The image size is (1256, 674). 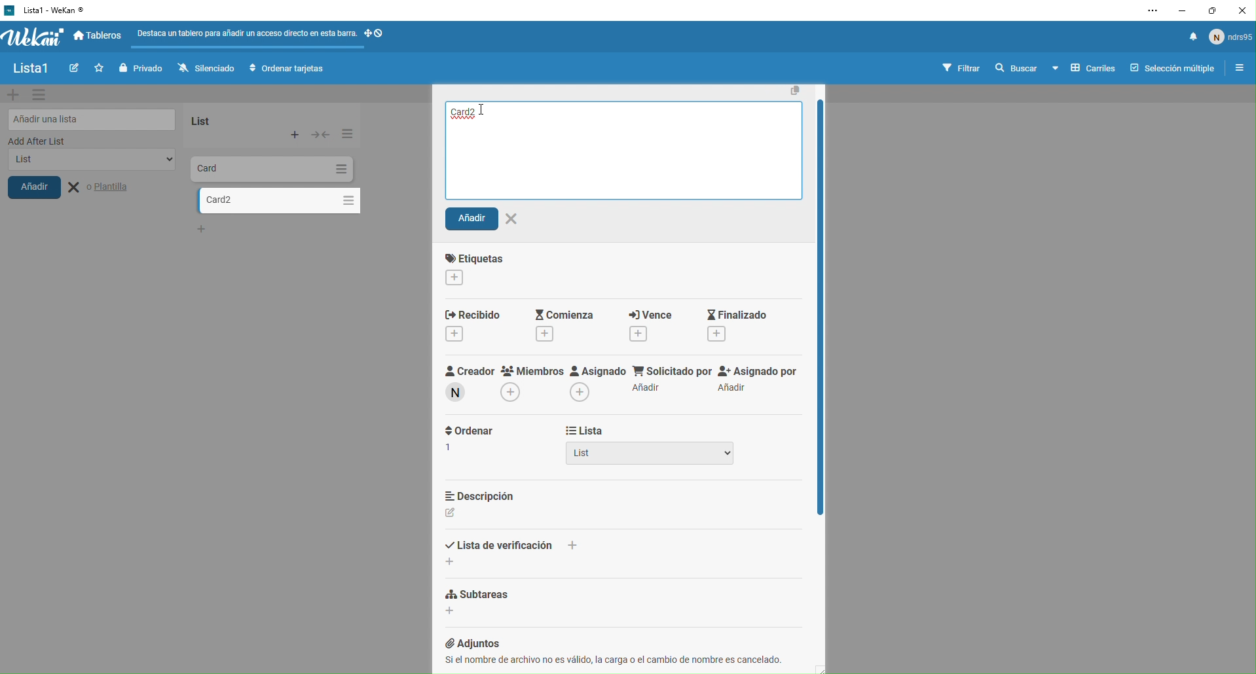 I want to click on @ Adjuntos
Si el nombre de archivo no es valido, la carga o el cambio de nombre es cancelado.
i i |, so click(x=631, y=647).